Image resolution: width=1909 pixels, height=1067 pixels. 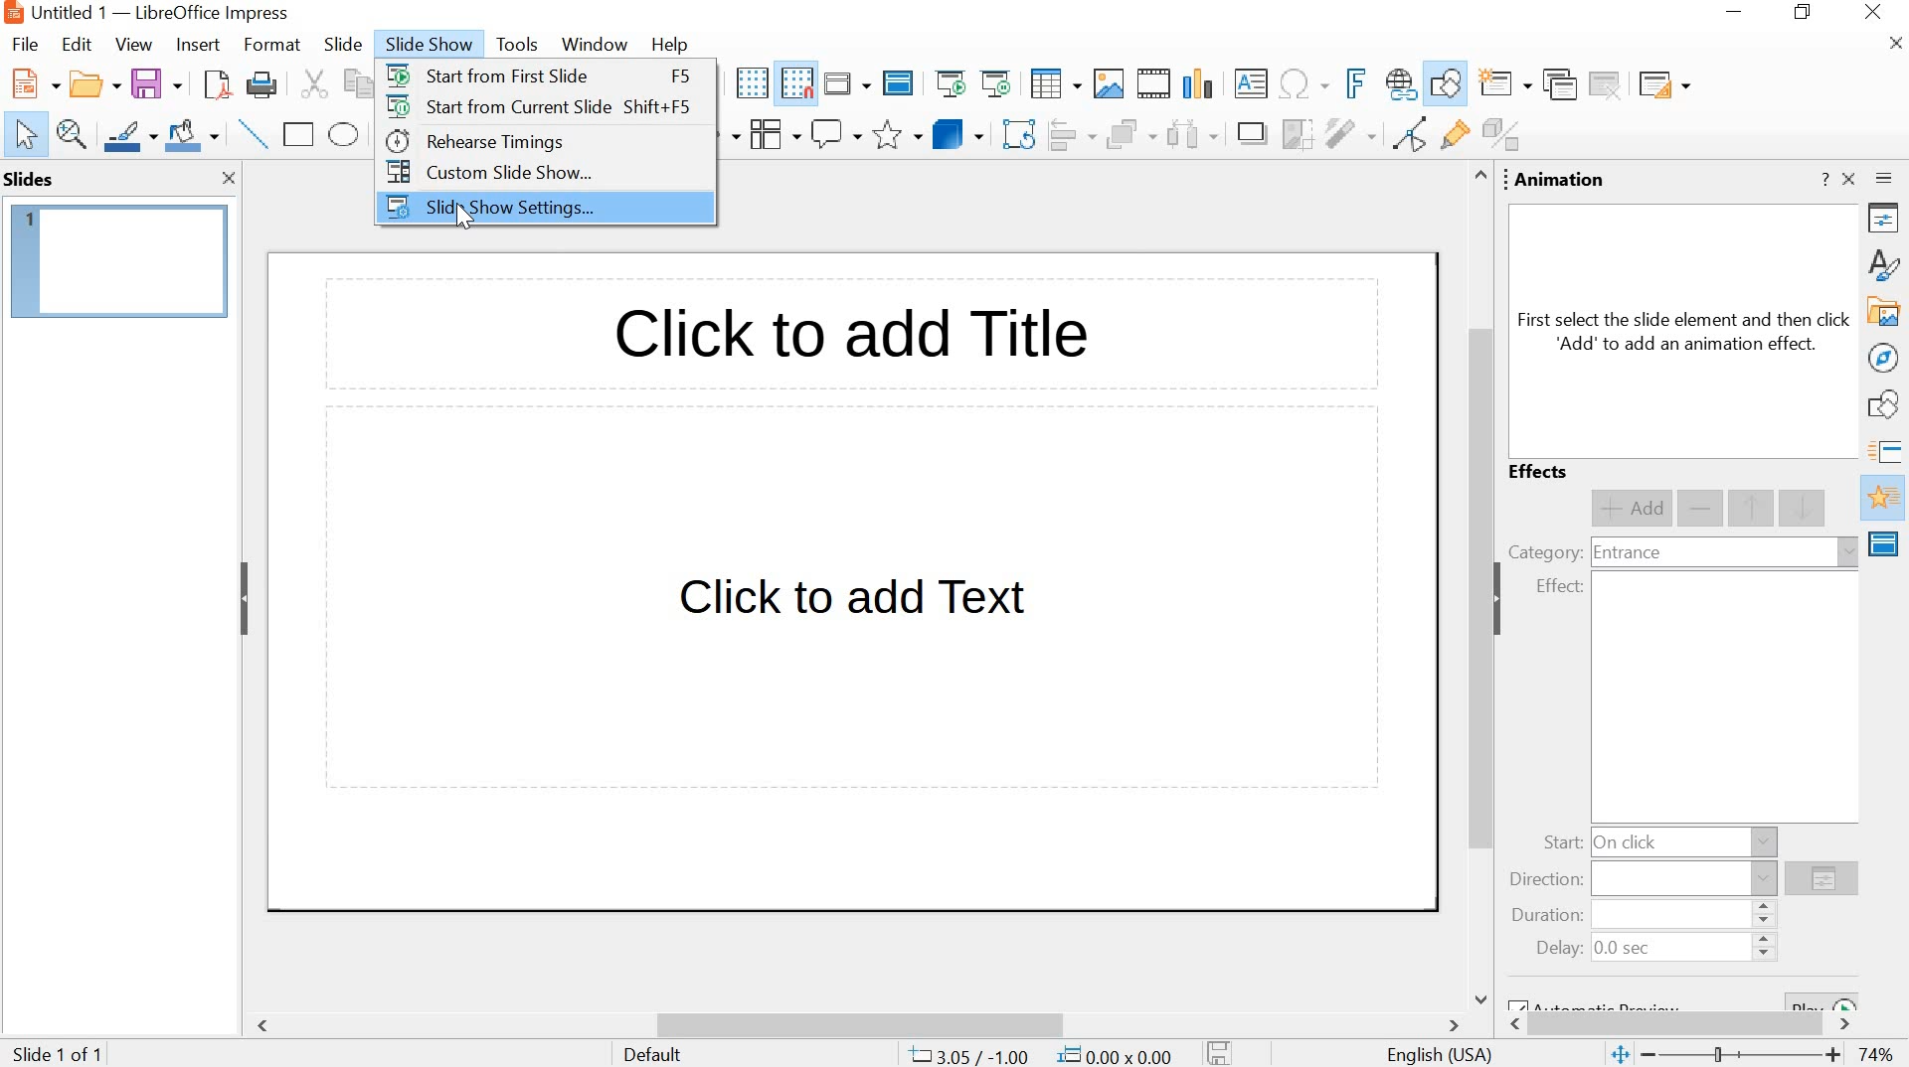 What do you see at coordinates (1297, 134) in the screenshot?
I see `crop image` at bounding box center [1297, 134].